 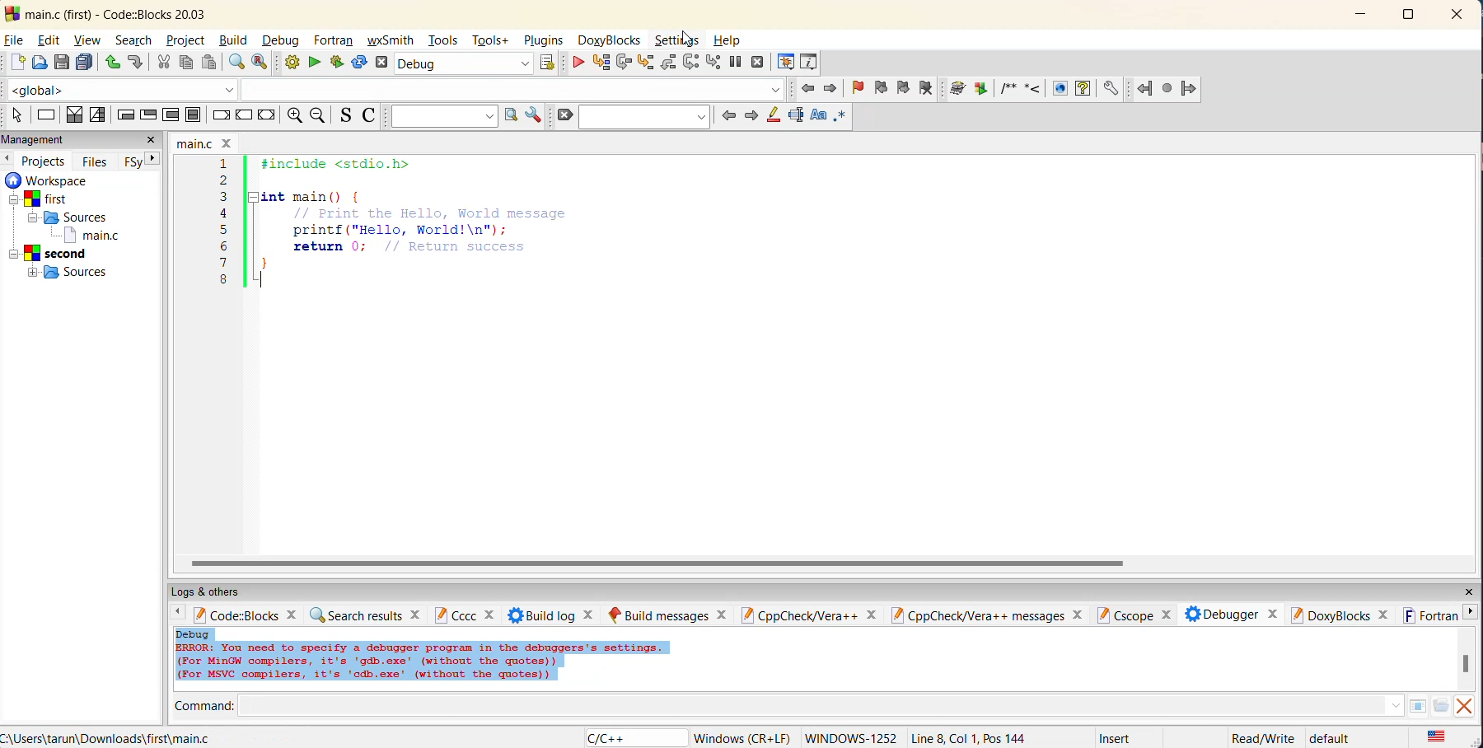 I want to click on Doxyblock preferences, so click(x=1112, y=87).